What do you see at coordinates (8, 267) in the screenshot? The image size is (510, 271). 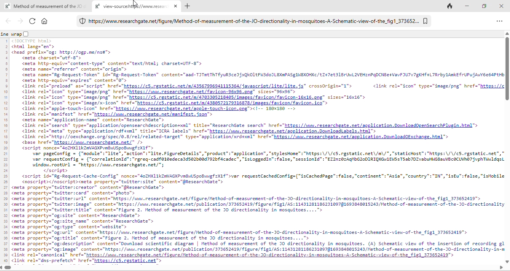 I see `horizontal scrollbar` at bounding box center [8, 267].